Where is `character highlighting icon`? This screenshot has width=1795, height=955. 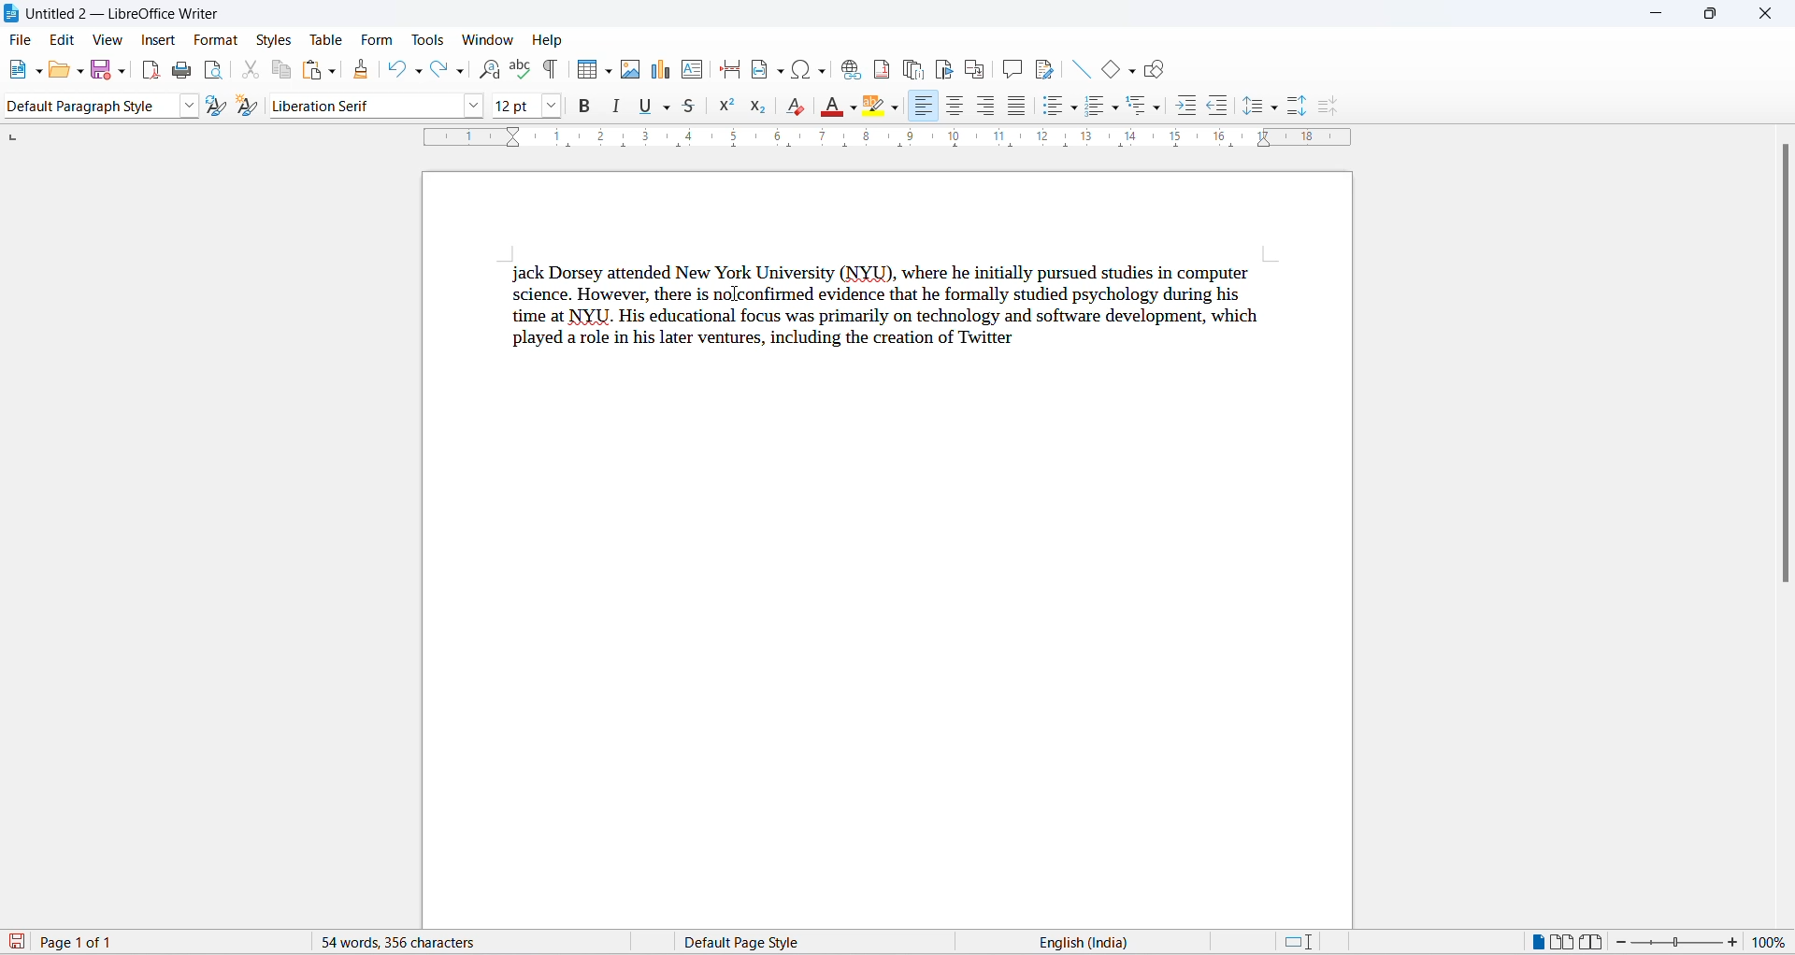 character highlighting icon is located at coordinates (873, 107).